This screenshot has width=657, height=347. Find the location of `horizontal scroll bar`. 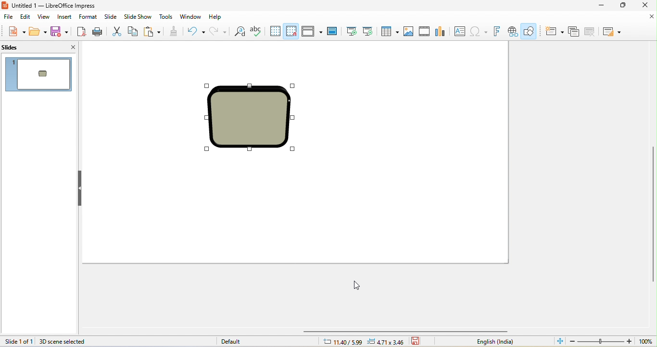

horizontal scroll bar is located at coordinates (408, 332).